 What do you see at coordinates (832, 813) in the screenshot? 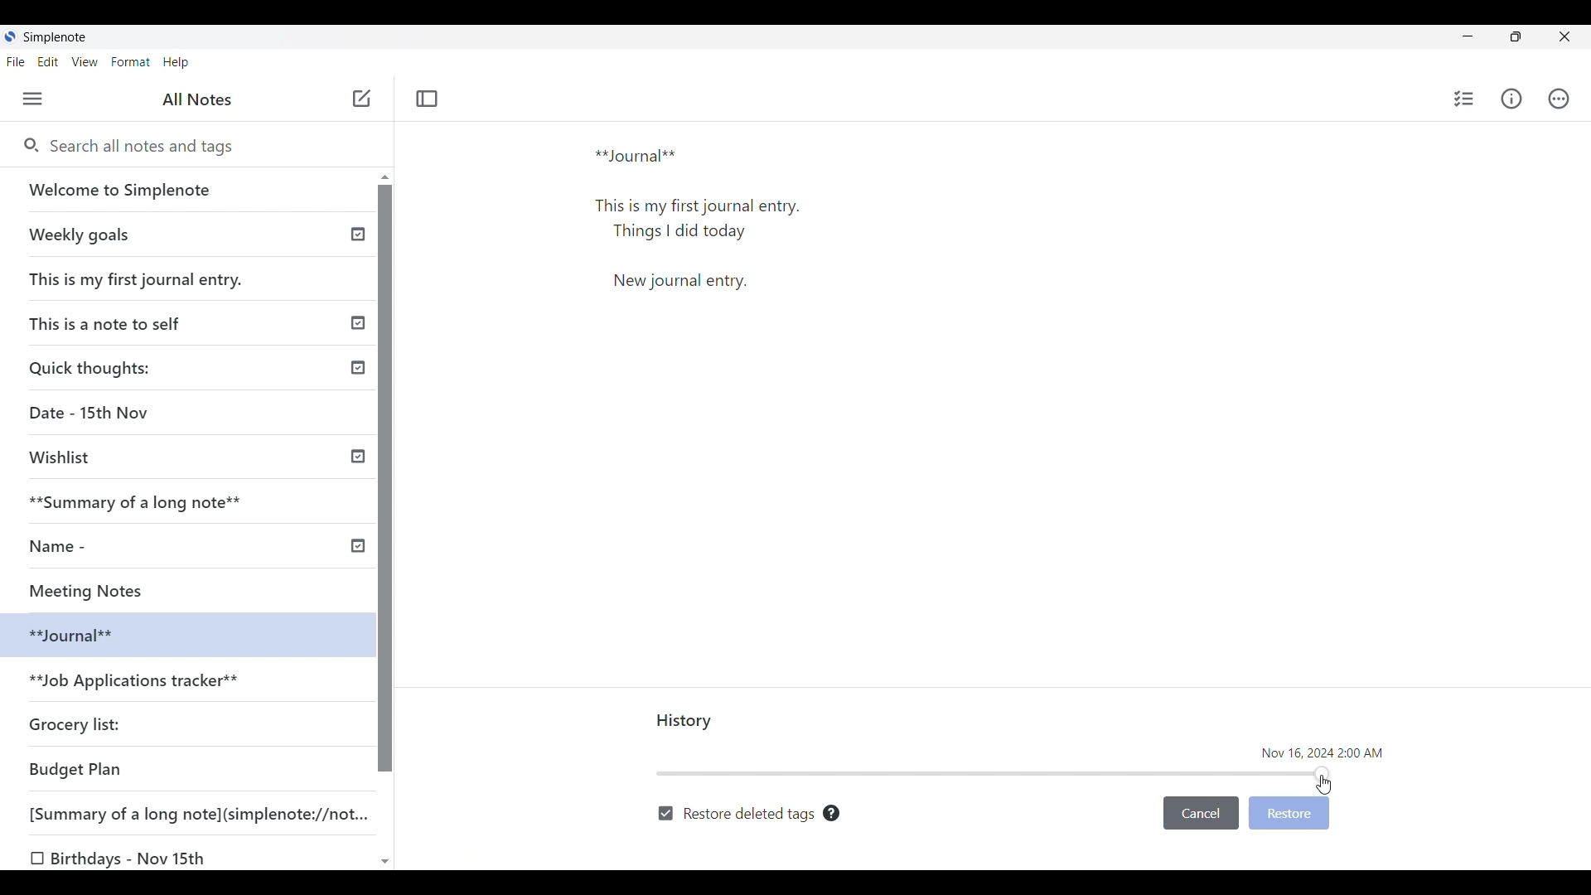
I see `Description of toggle next to it` at bounding box center [832, 813].